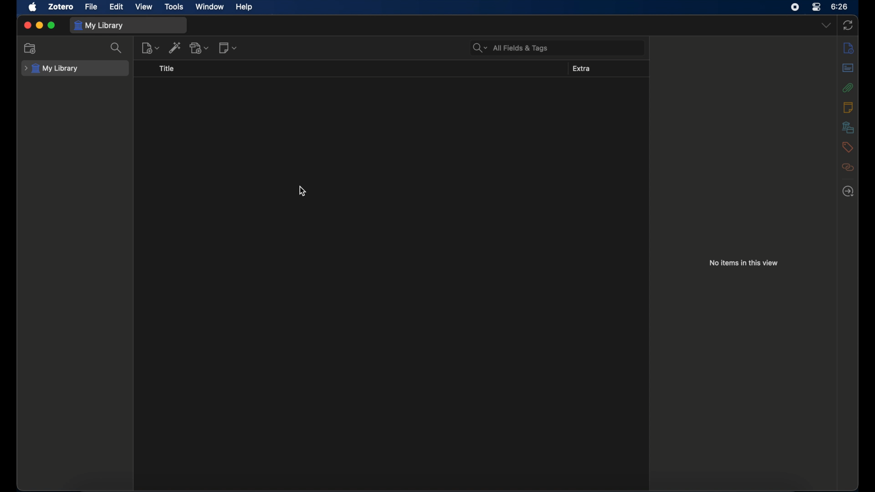 The image size is (875, 492). What do you see at coordinates (744, 263) in the screenshot?
I see `no items in this view` at bounding box center [744, 263].